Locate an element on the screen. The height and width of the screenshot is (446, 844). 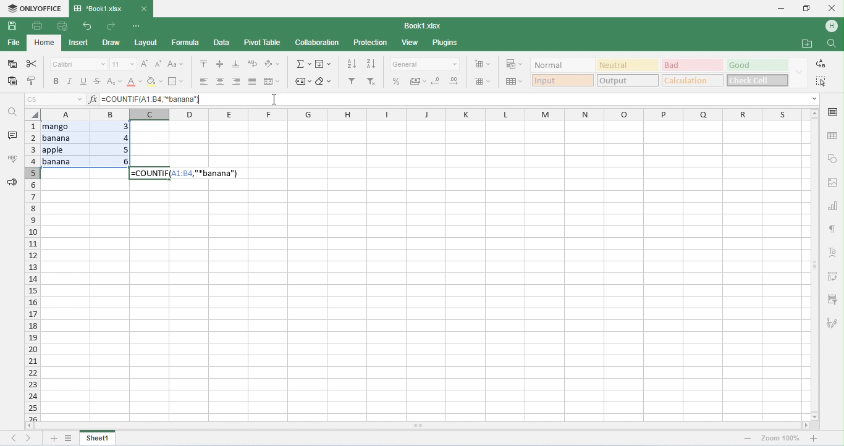
remove filter is located at coordinates (373, 82).